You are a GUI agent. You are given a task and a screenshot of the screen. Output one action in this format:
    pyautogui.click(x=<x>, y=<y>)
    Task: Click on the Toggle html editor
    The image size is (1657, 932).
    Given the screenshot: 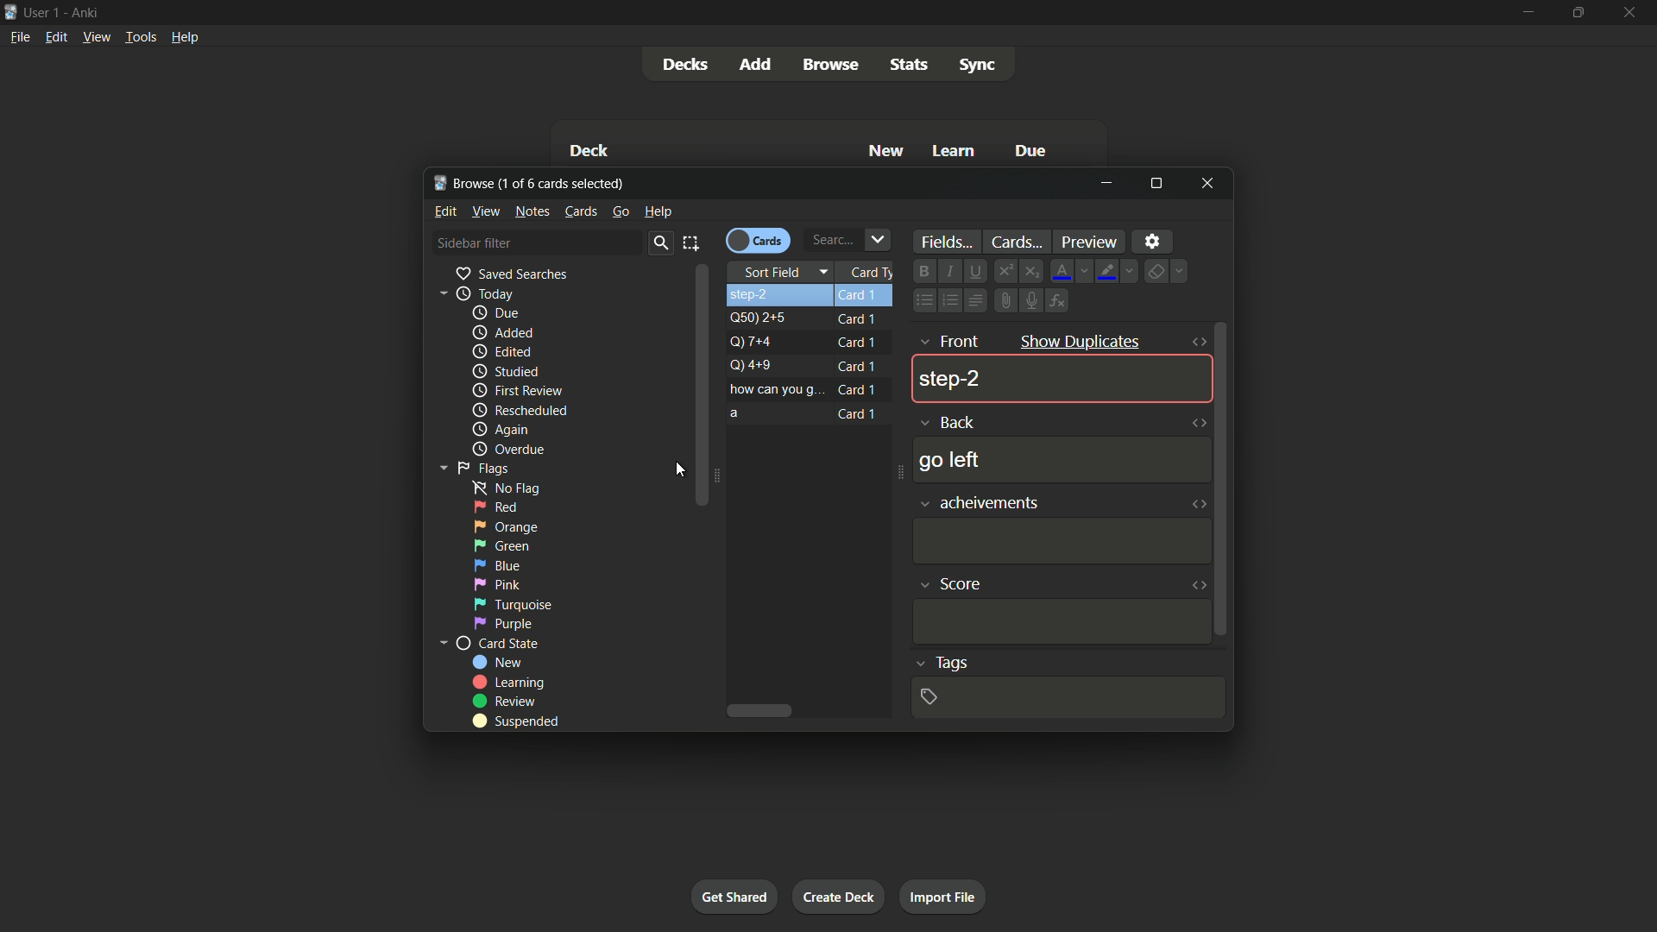 What is the action you would take?
    pyautogui.click(x=1200, y=584)
    